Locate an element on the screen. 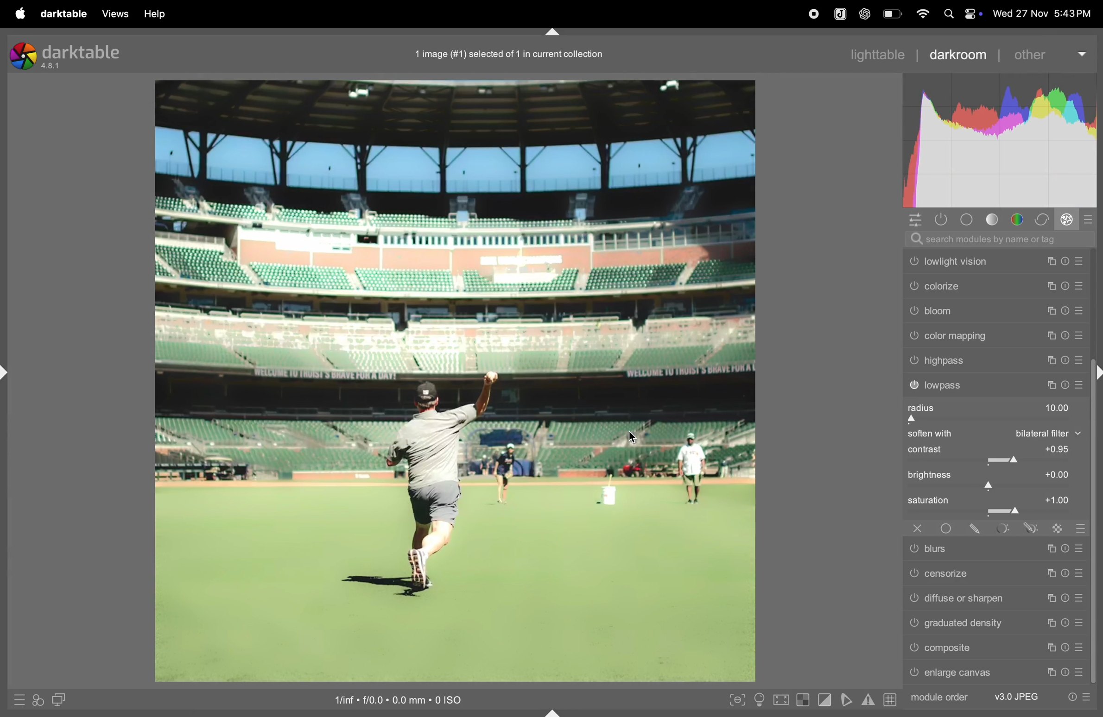 The height and width of the screenshot is (717, 1103). colors is located at coordinates (1019, 219).